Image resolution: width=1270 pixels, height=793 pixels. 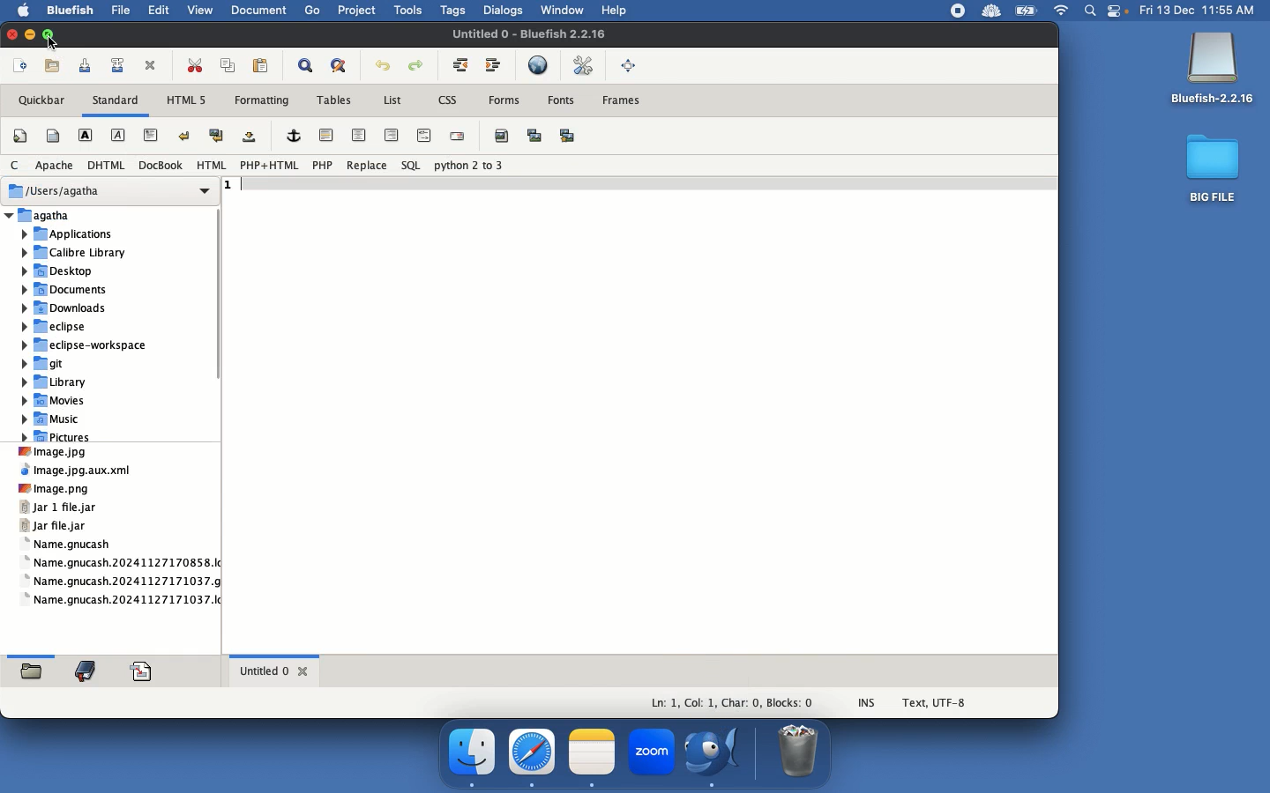 I want to click on untitled, so click(x=535, y=33).